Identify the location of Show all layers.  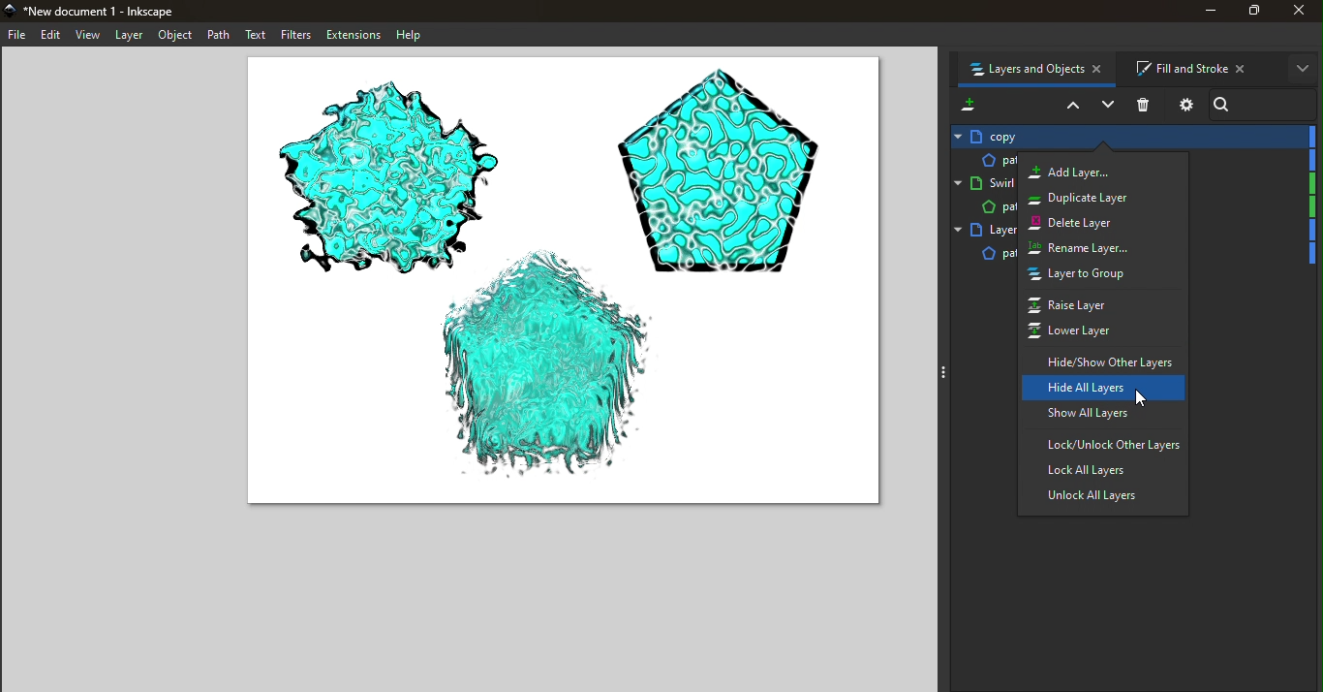
(1109, 416).